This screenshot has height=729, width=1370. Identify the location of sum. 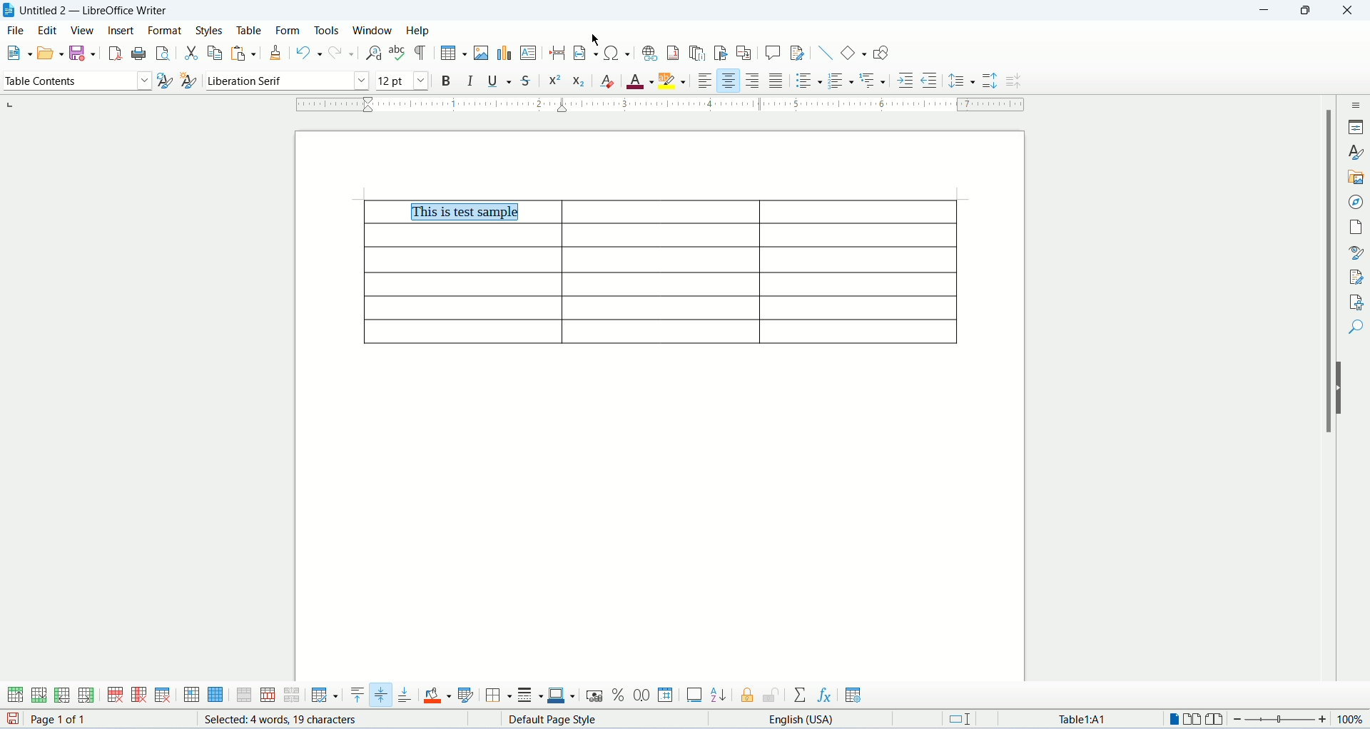
(801, 695).